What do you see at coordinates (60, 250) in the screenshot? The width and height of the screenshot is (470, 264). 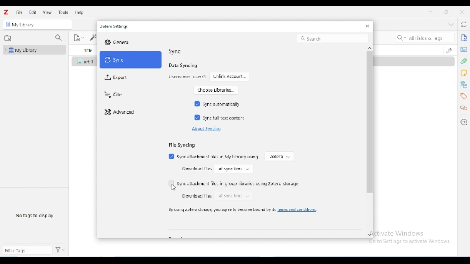 I see `actions` at bounding box center [60, 250].